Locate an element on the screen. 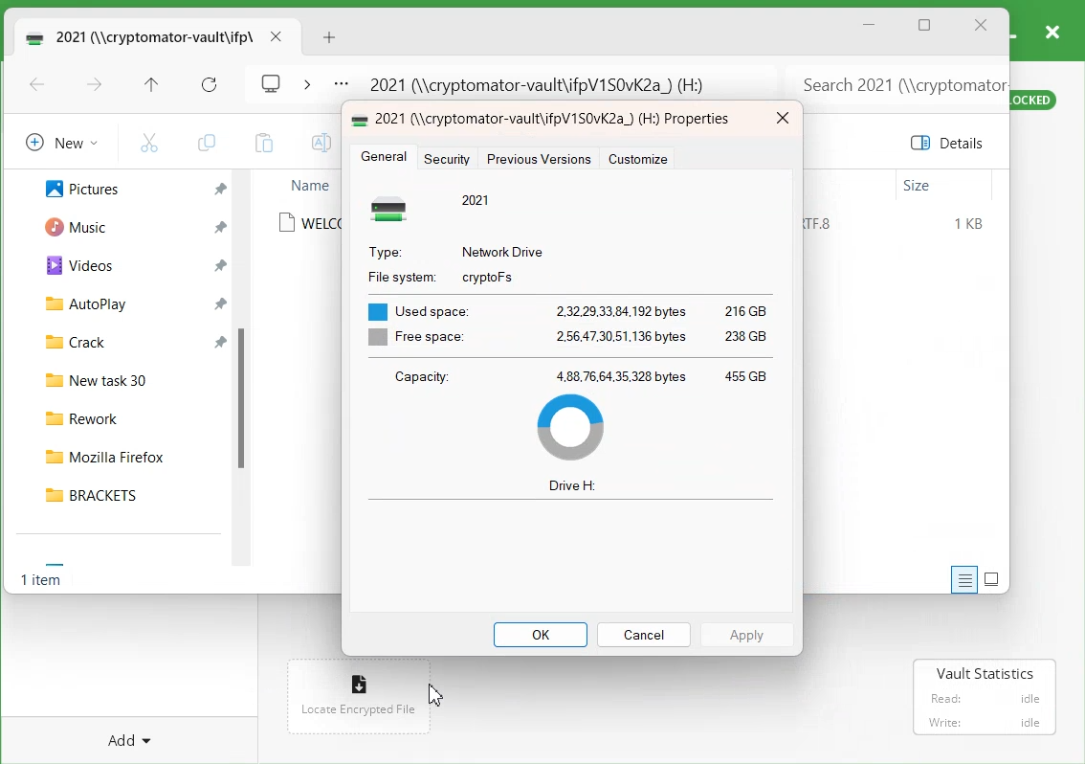 This screenshot has height=764, width=1085. Size is located at coordinates (918, 186).